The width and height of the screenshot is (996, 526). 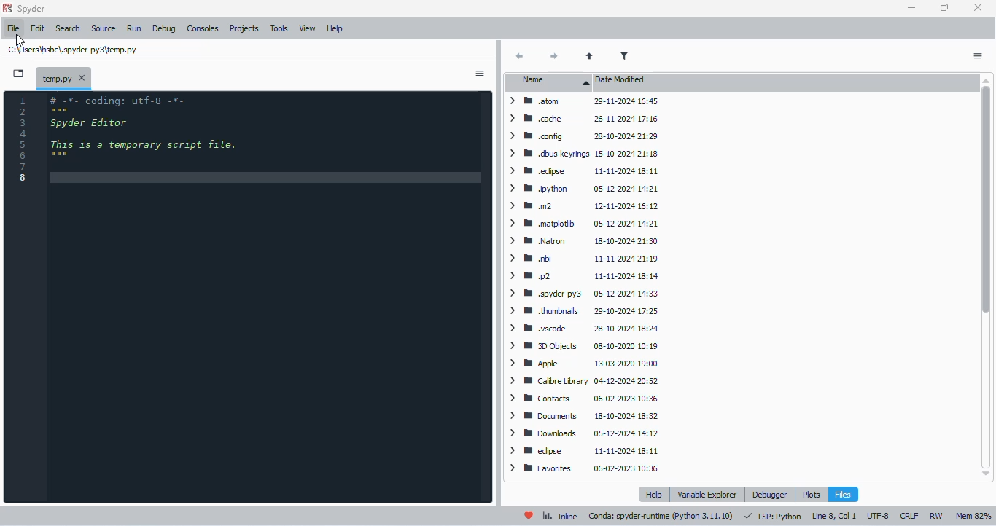 What do you see at coordinates (581, 380) in the screenshot?
I see `> W Caibre Library 04-12-2024 20:52` at bounding box center [581, 380].